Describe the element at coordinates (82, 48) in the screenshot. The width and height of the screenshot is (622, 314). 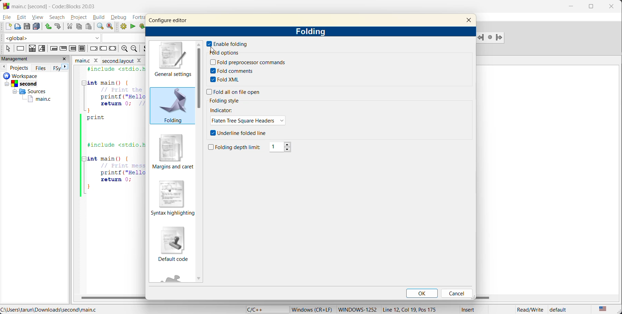
I see `block instruction` at that location.